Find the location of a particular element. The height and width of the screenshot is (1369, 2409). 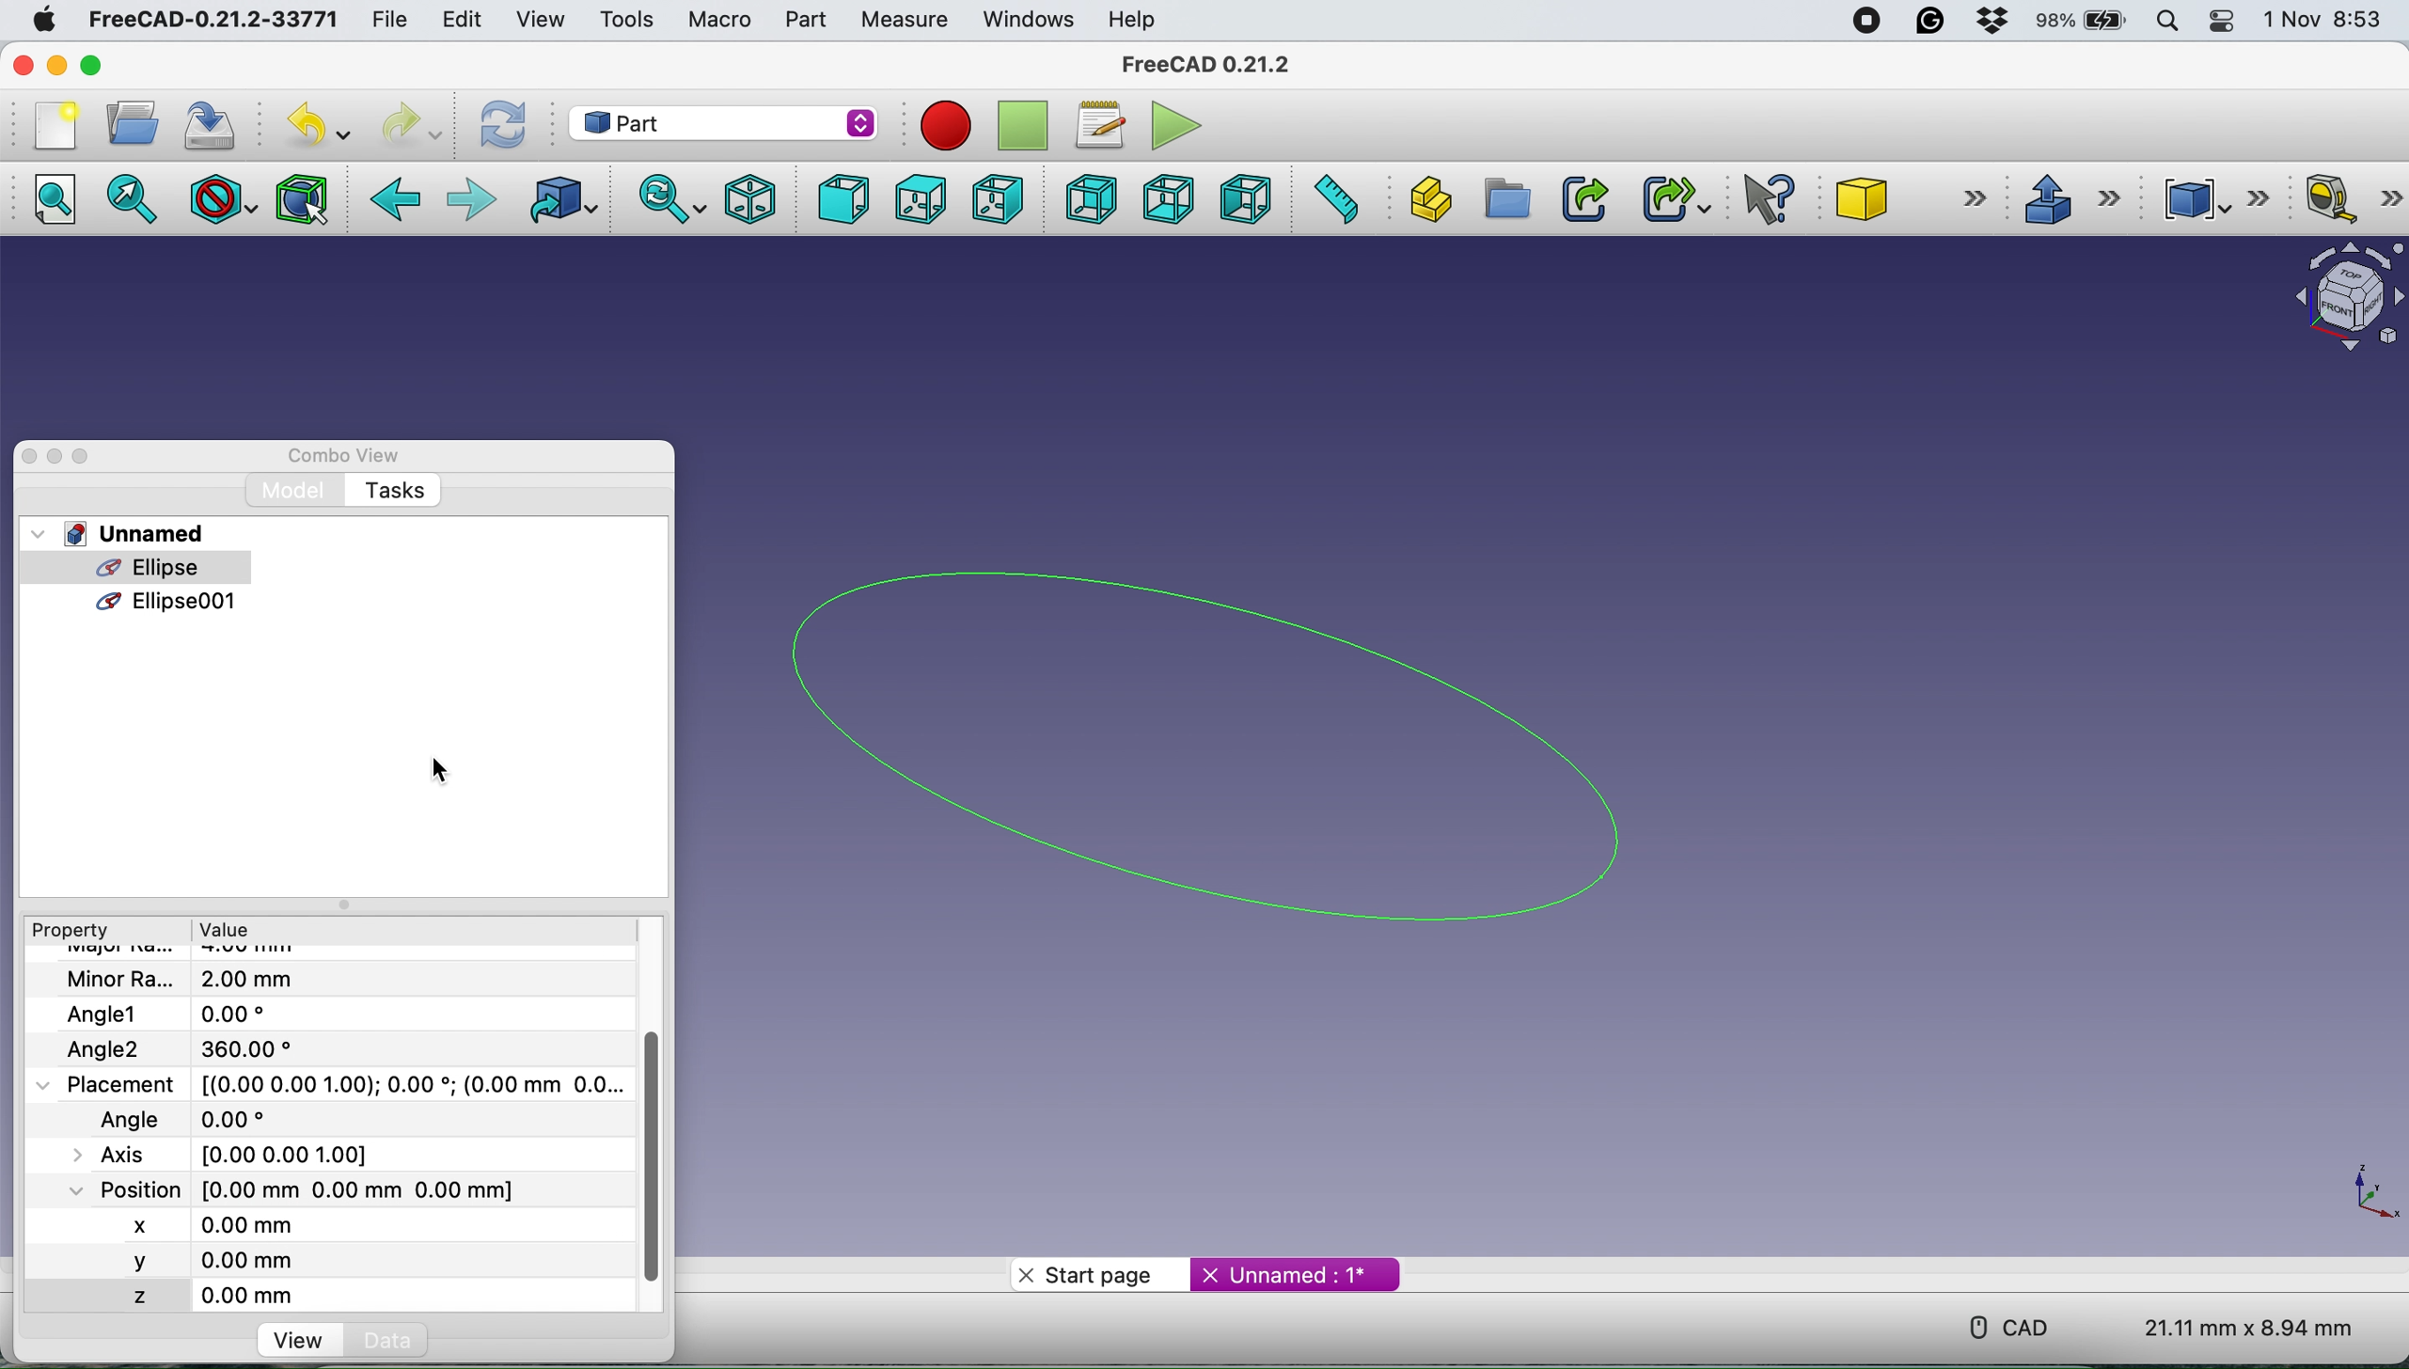

battery is located at coordinates (2080, 24).